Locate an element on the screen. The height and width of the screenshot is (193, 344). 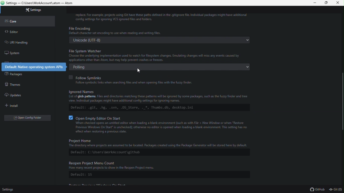
core is located at coordinates (28, 21).